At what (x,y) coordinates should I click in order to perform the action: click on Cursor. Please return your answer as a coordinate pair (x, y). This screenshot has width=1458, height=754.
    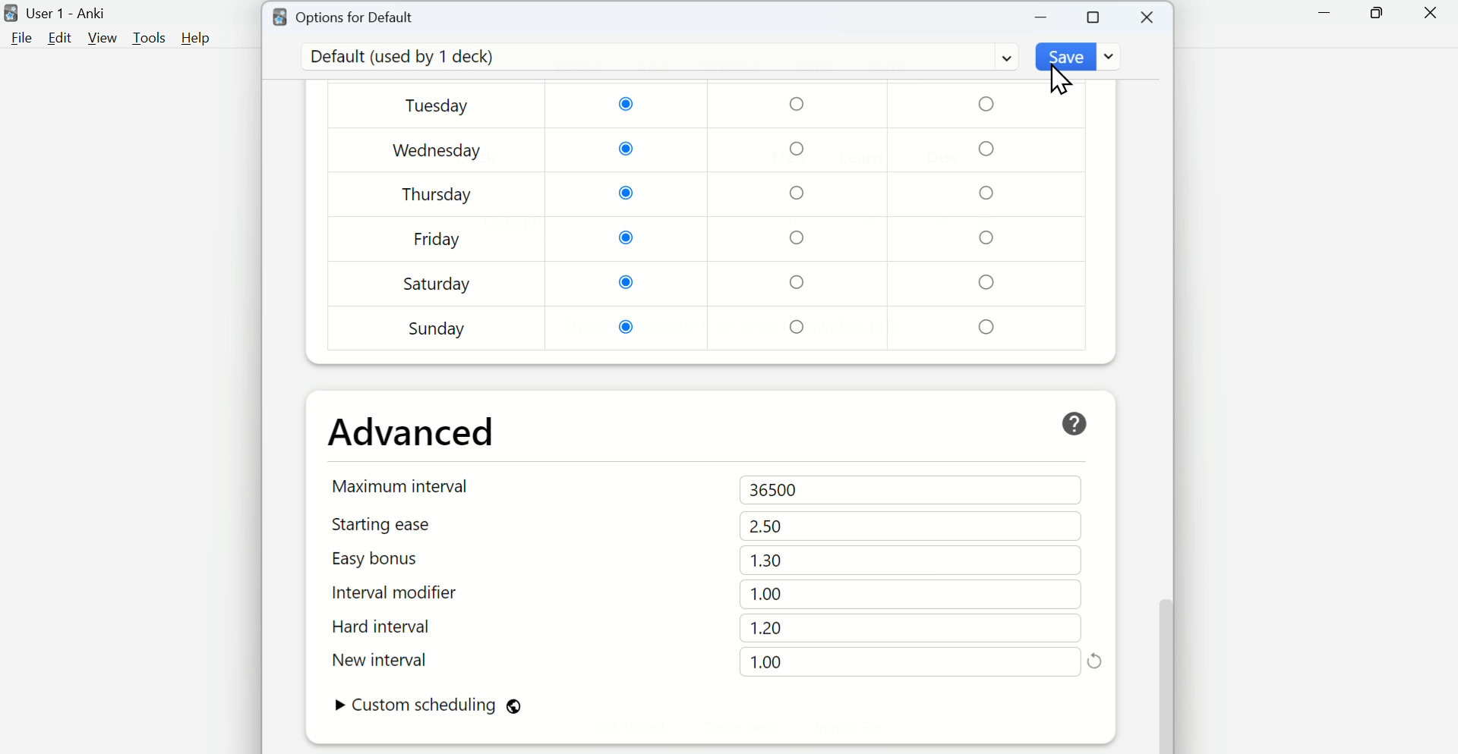
    Looking at the image, I should click on (1062, 80).